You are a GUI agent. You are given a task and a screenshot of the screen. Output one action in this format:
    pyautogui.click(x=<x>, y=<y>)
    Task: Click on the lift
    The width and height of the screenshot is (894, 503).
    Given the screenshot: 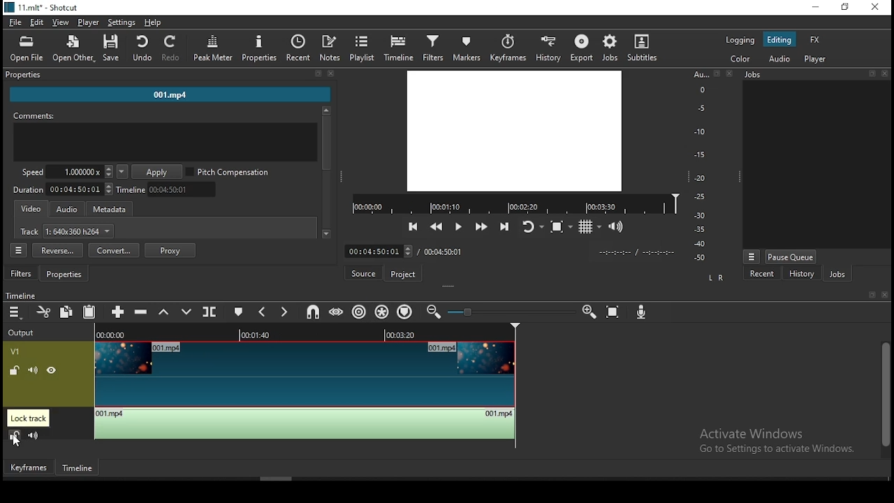 What is the action you would take?
    pyautogui.click(x=165, y=312)
    